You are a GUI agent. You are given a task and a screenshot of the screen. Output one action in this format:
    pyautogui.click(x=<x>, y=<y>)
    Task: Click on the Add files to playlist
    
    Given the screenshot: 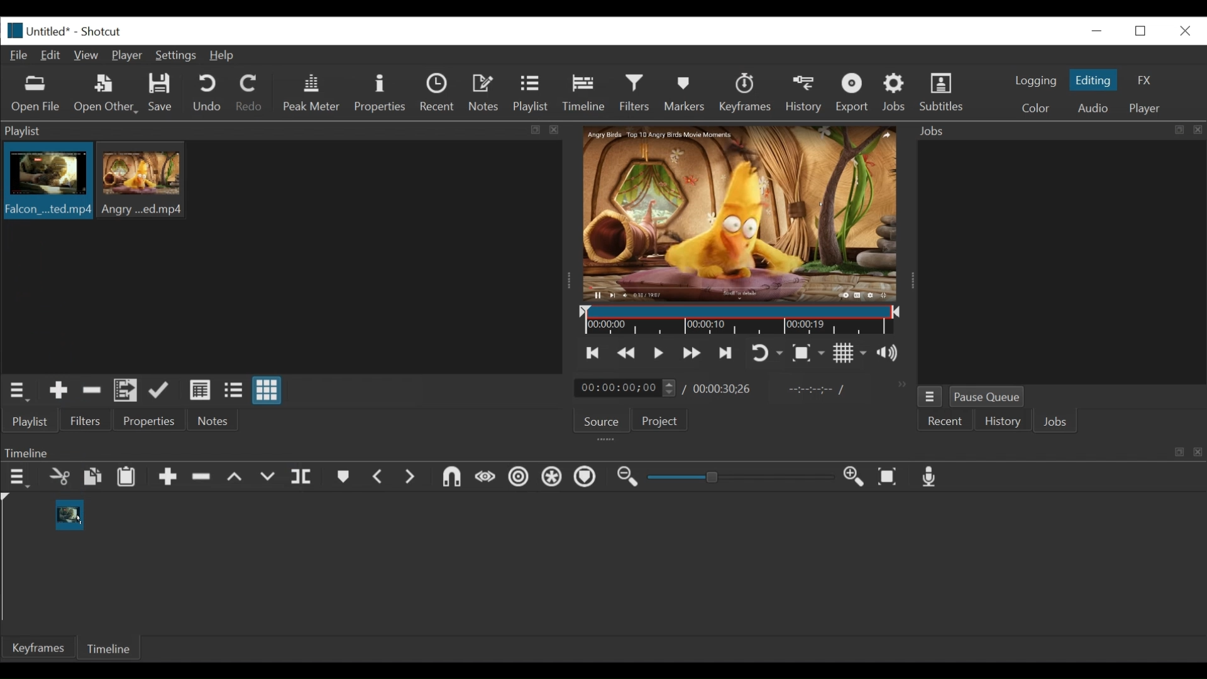 What is the action you would take?
    pyautogui.click(x=126, y=392)
    